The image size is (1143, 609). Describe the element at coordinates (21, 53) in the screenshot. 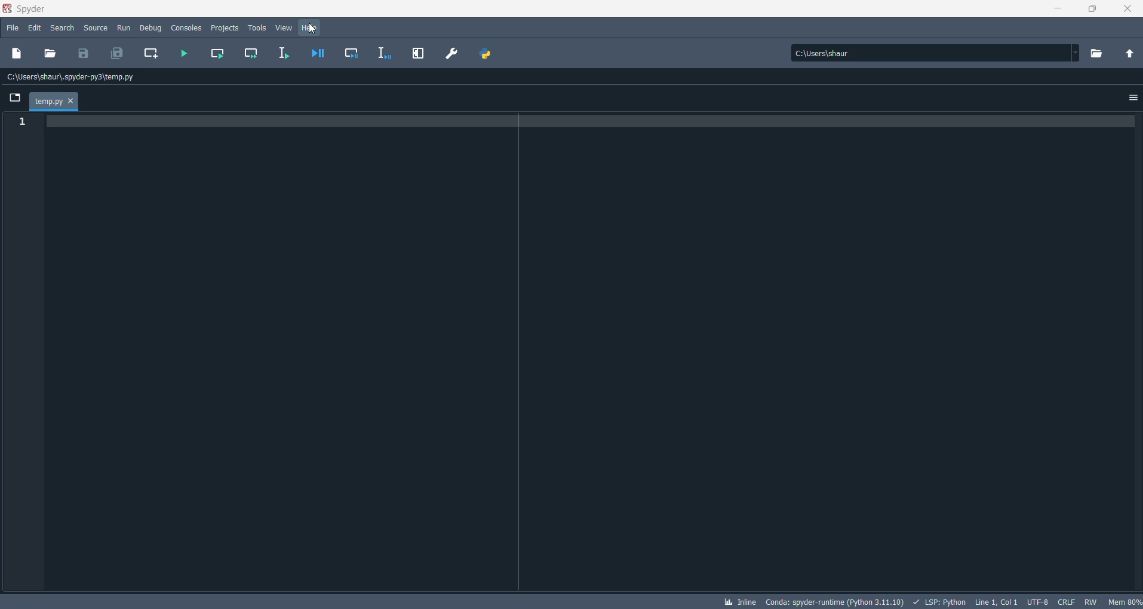

I see `new file` at that location.